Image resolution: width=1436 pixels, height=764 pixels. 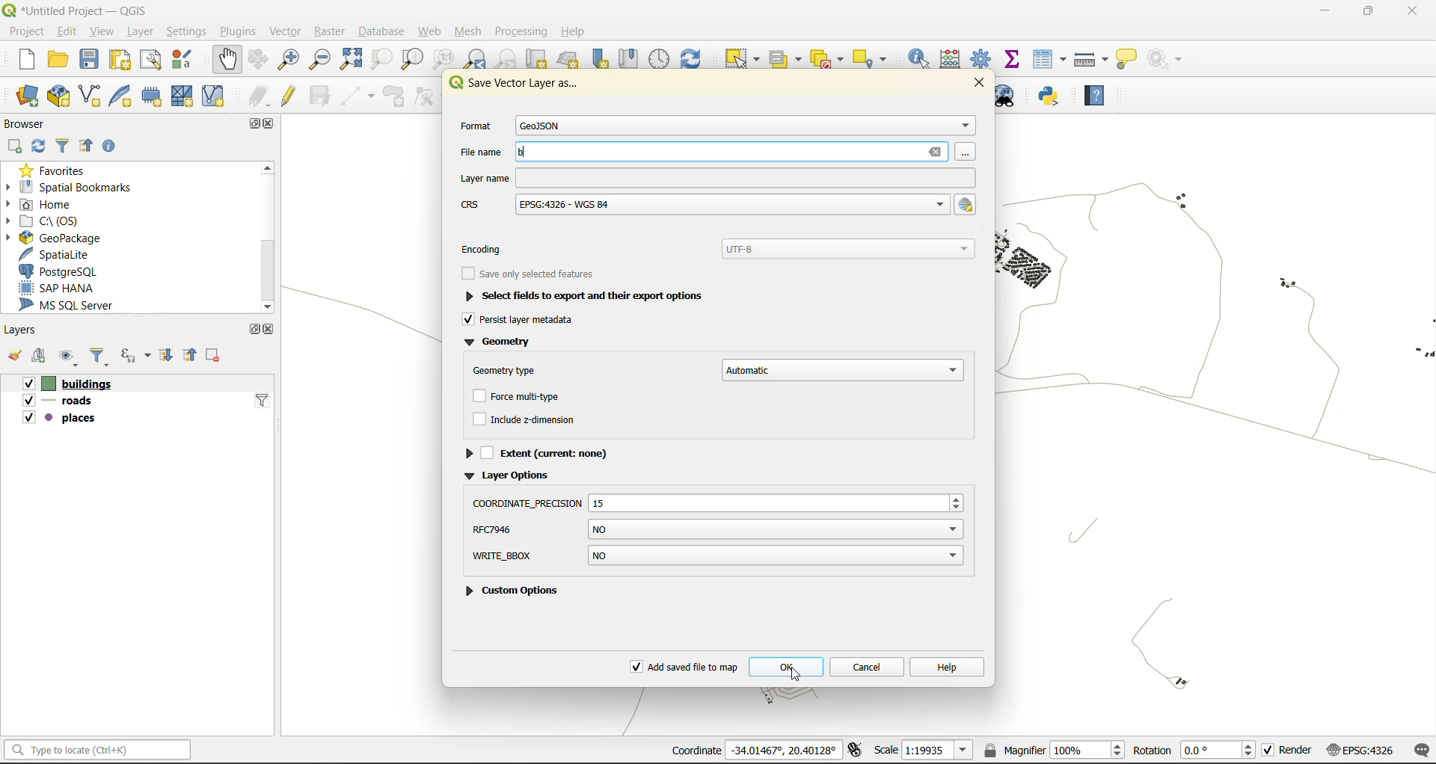 What do you see at coordinates (519, 398) in the screenshot?
I see `force multitype` at bounding box center [519, 398].